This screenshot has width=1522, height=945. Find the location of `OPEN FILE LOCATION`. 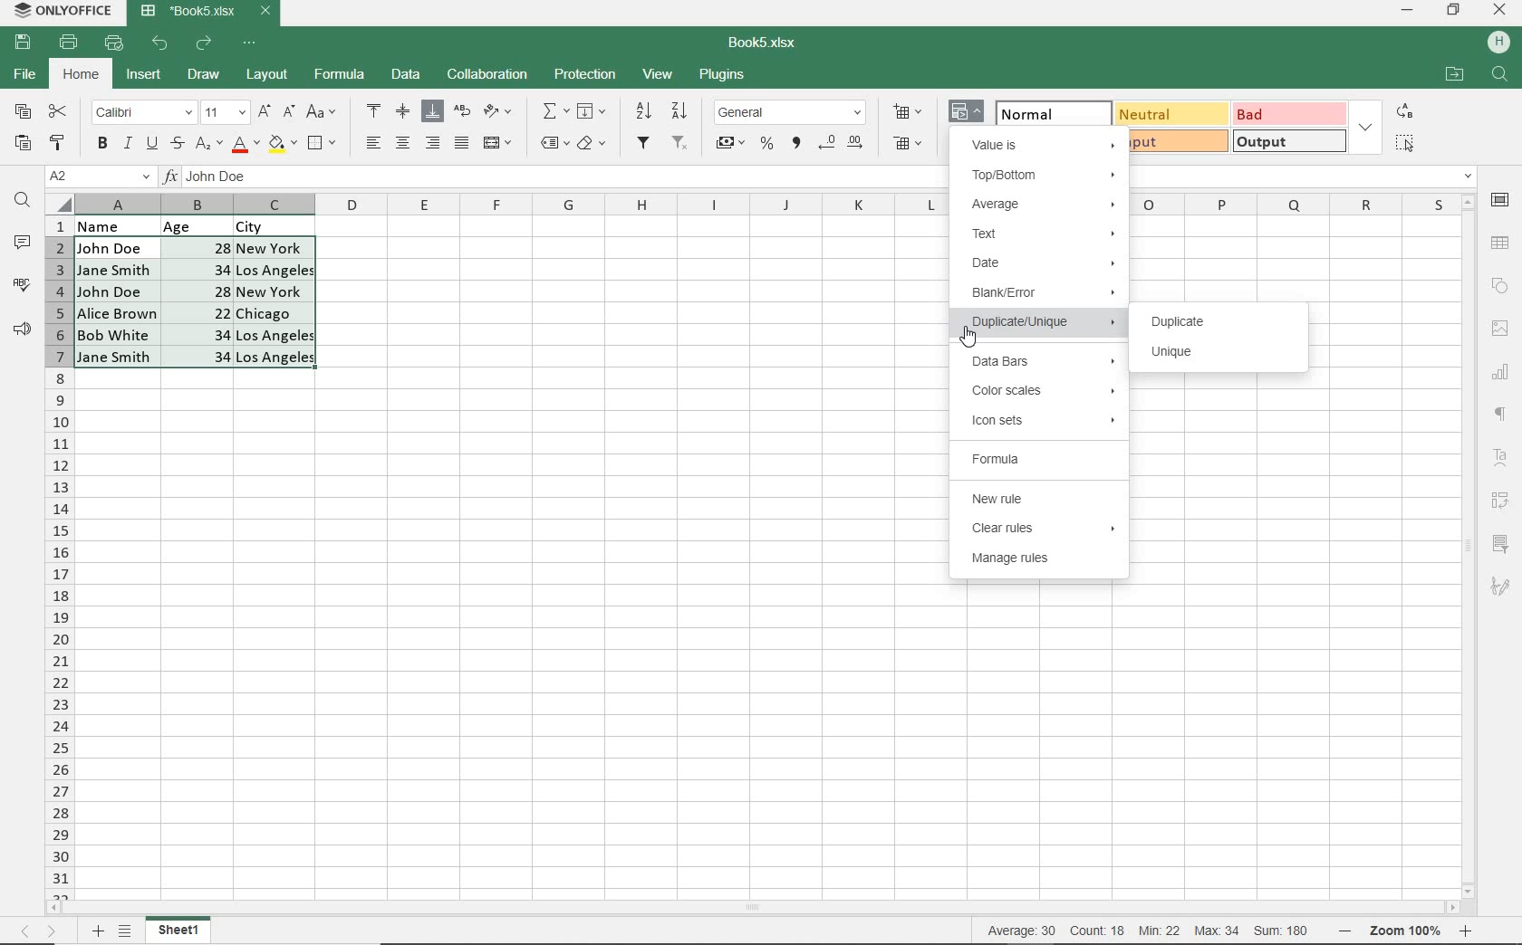

OPEN FILE LOCATION is located at coordinates (1454, 76).